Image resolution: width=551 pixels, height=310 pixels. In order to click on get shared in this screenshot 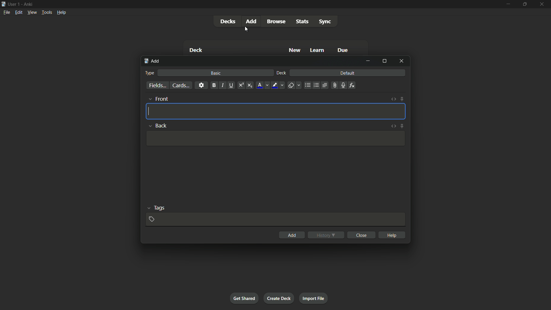, I will do `click(244, 298)`.